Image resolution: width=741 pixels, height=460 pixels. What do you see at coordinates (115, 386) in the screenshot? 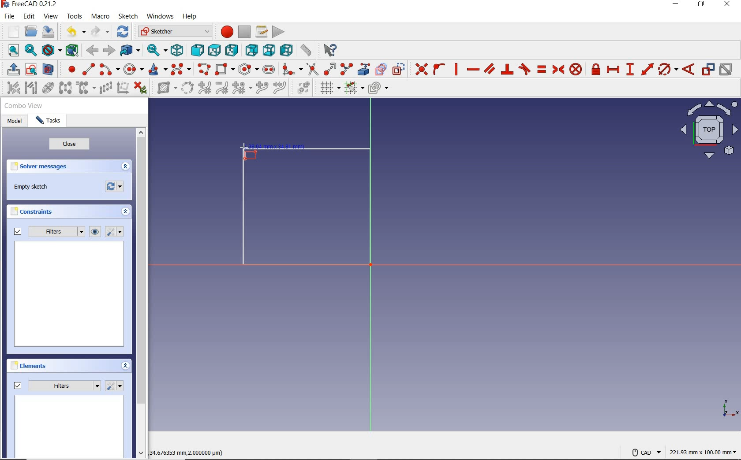
I see `settings` at bounding box center [115, 386].